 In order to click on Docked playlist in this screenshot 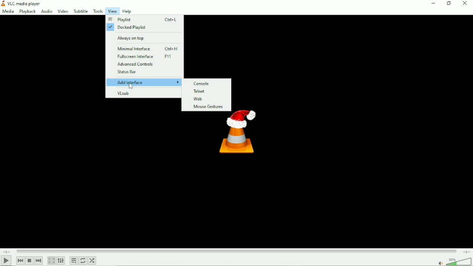, I will do `click(143, 28)`.